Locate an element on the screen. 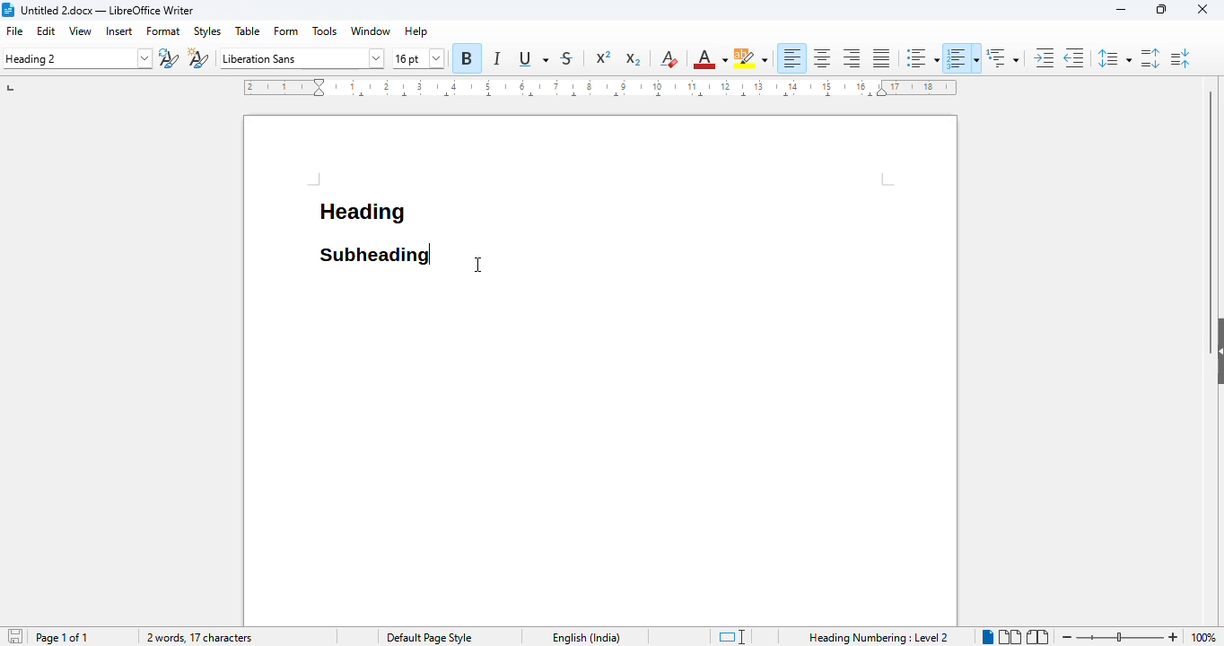 This screenshot has width=1224, height=646. 2 words, 17 characters is located at coordinates (200, 638).